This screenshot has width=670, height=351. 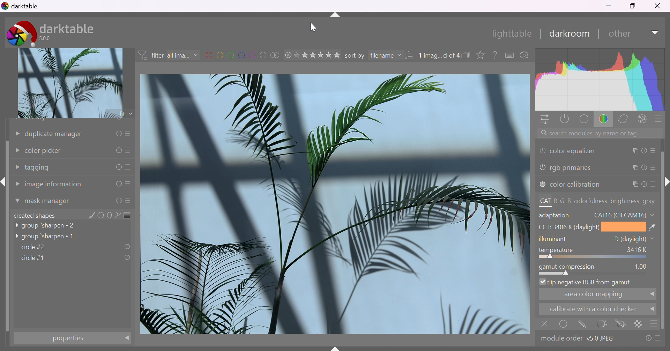 I want to click on calibarate with color checker, so click(x=598, y=310).